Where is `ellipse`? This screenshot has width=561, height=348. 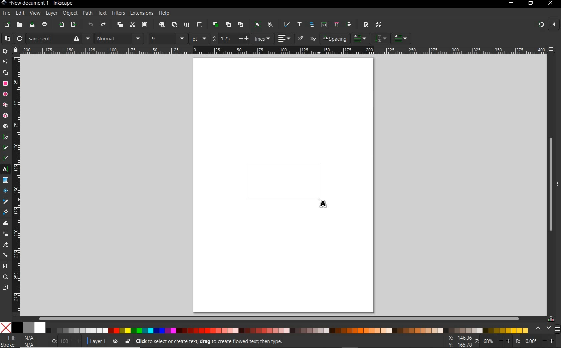 ellipse is located at coordinates (5, 94).